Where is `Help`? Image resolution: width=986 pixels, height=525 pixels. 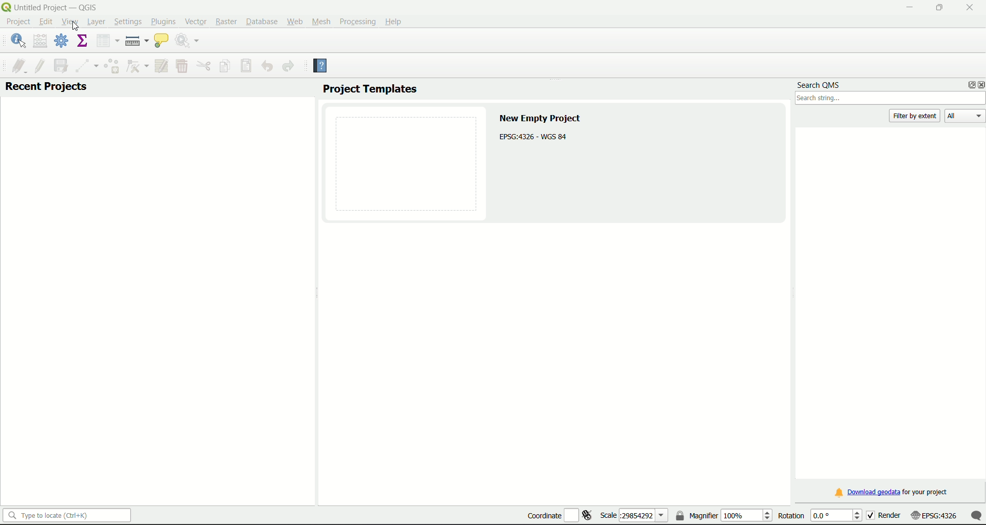
Help is located at coordinates (393, 22).